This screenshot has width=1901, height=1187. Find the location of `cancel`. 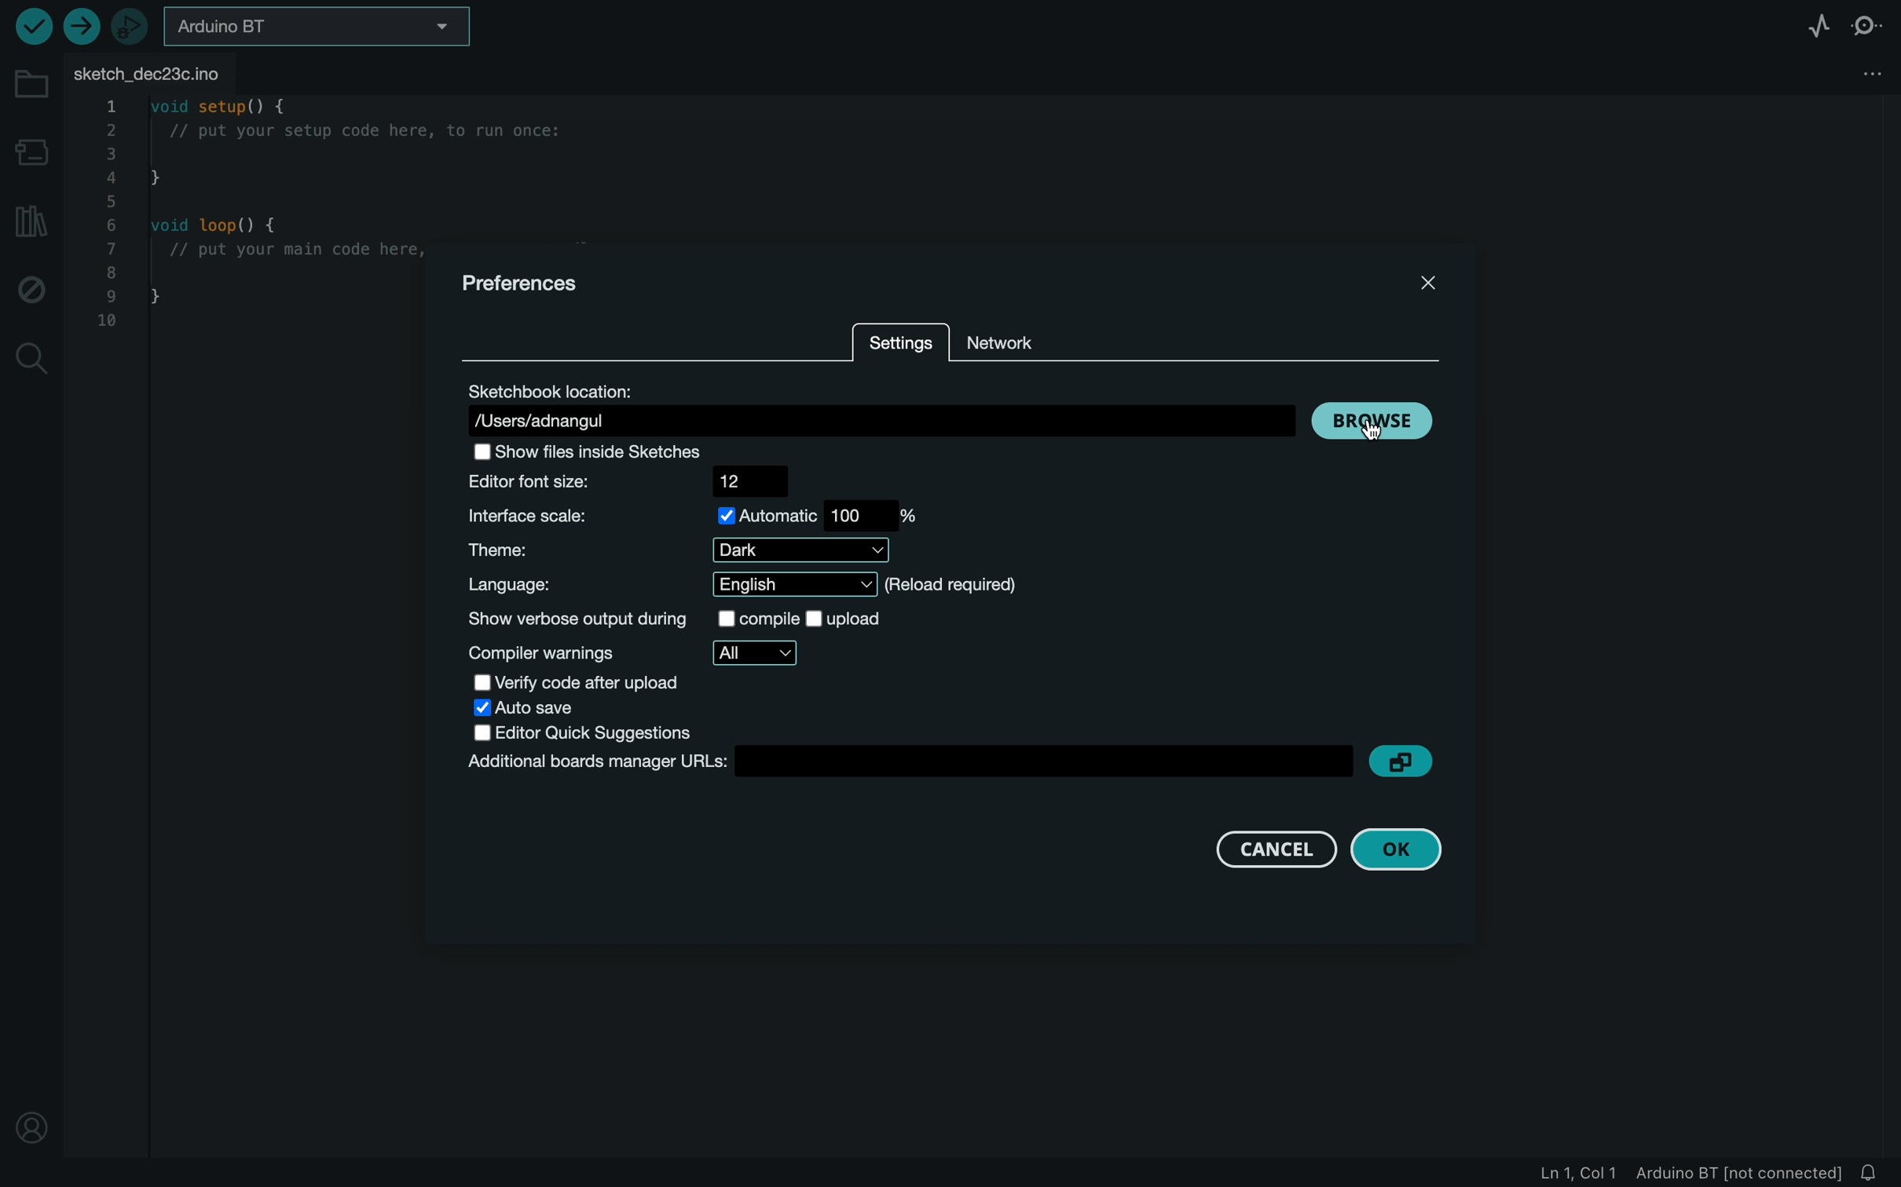

cancel is located at coordinates (1277, 847).